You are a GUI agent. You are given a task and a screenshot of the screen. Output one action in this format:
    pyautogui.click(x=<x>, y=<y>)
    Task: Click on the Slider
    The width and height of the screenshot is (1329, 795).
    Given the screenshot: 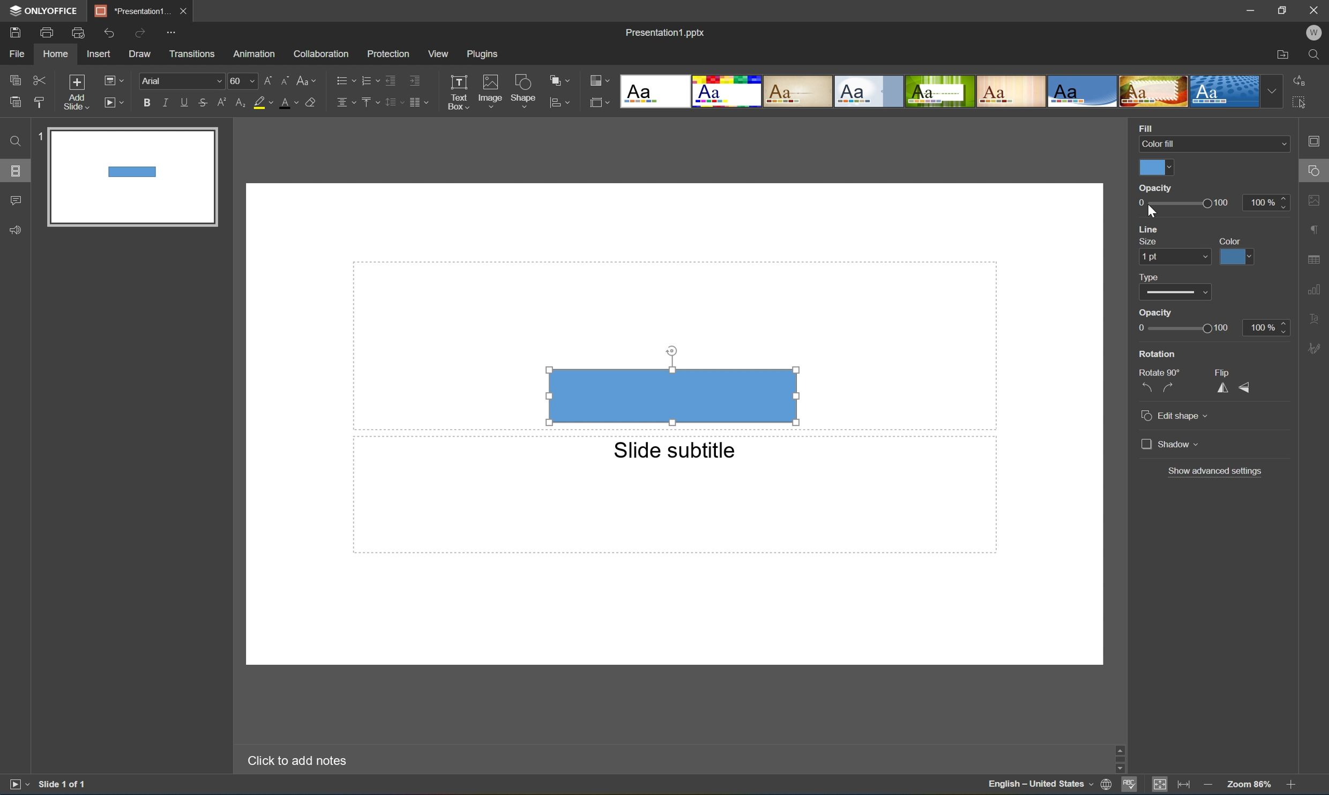 What is the action you would take?
    pyautogui.click(x=1187, y=328)
    